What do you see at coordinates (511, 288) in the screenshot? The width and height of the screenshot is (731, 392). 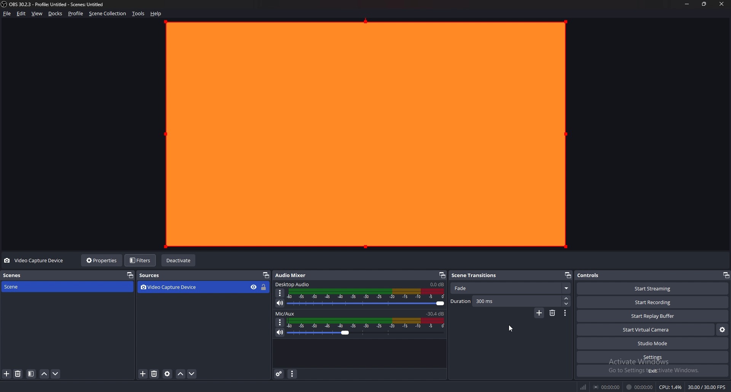 I see `fade` at bounding box center [511, 288].